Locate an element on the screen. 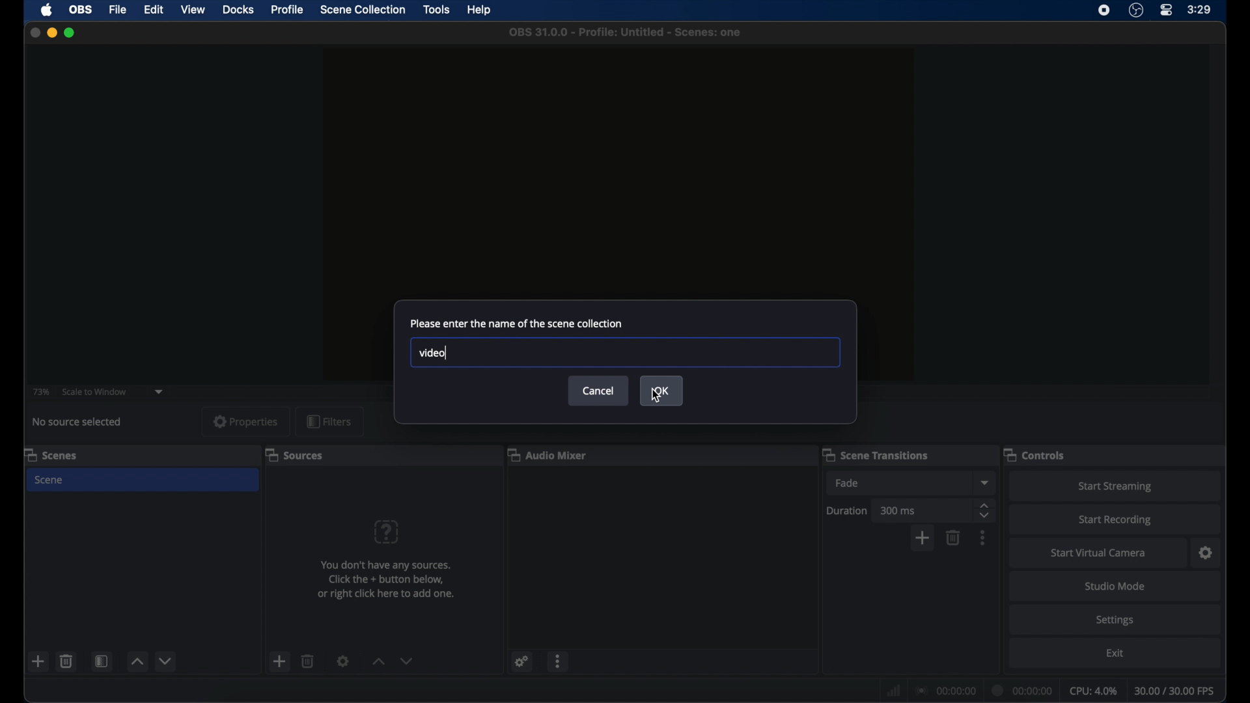  exit is located at coordinates (1117, 653).